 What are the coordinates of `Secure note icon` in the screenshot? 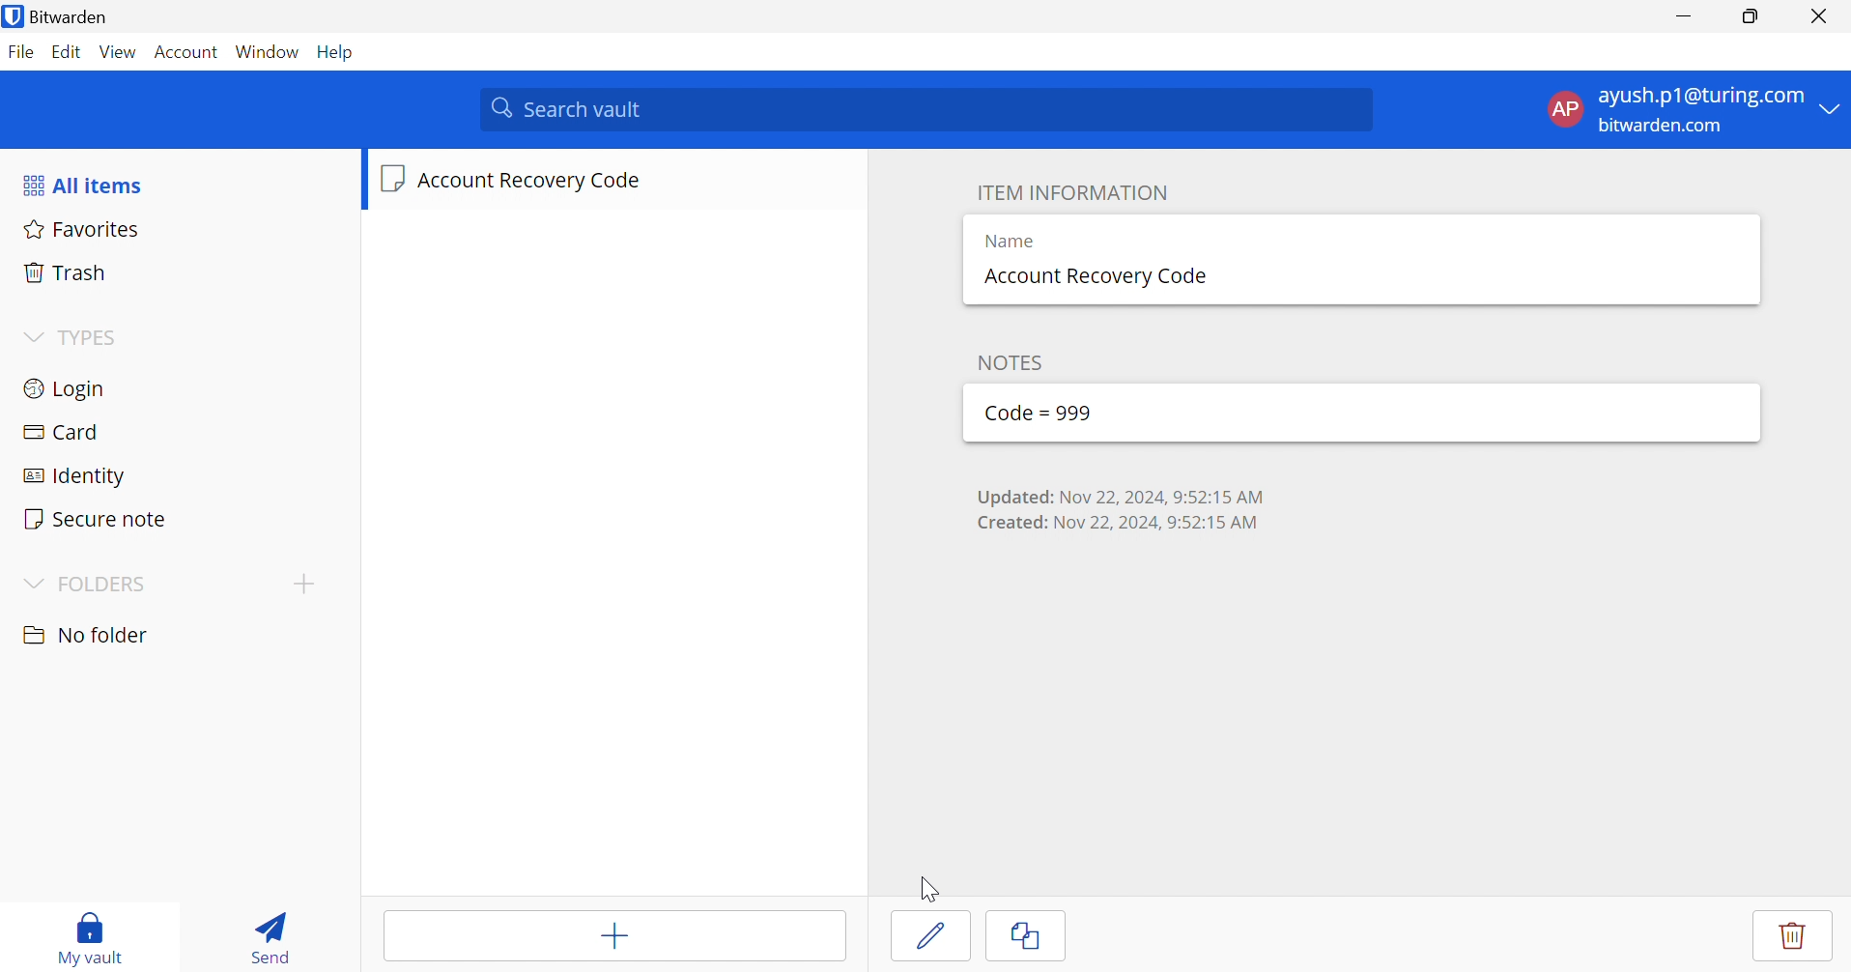 It's located at (391, 177).